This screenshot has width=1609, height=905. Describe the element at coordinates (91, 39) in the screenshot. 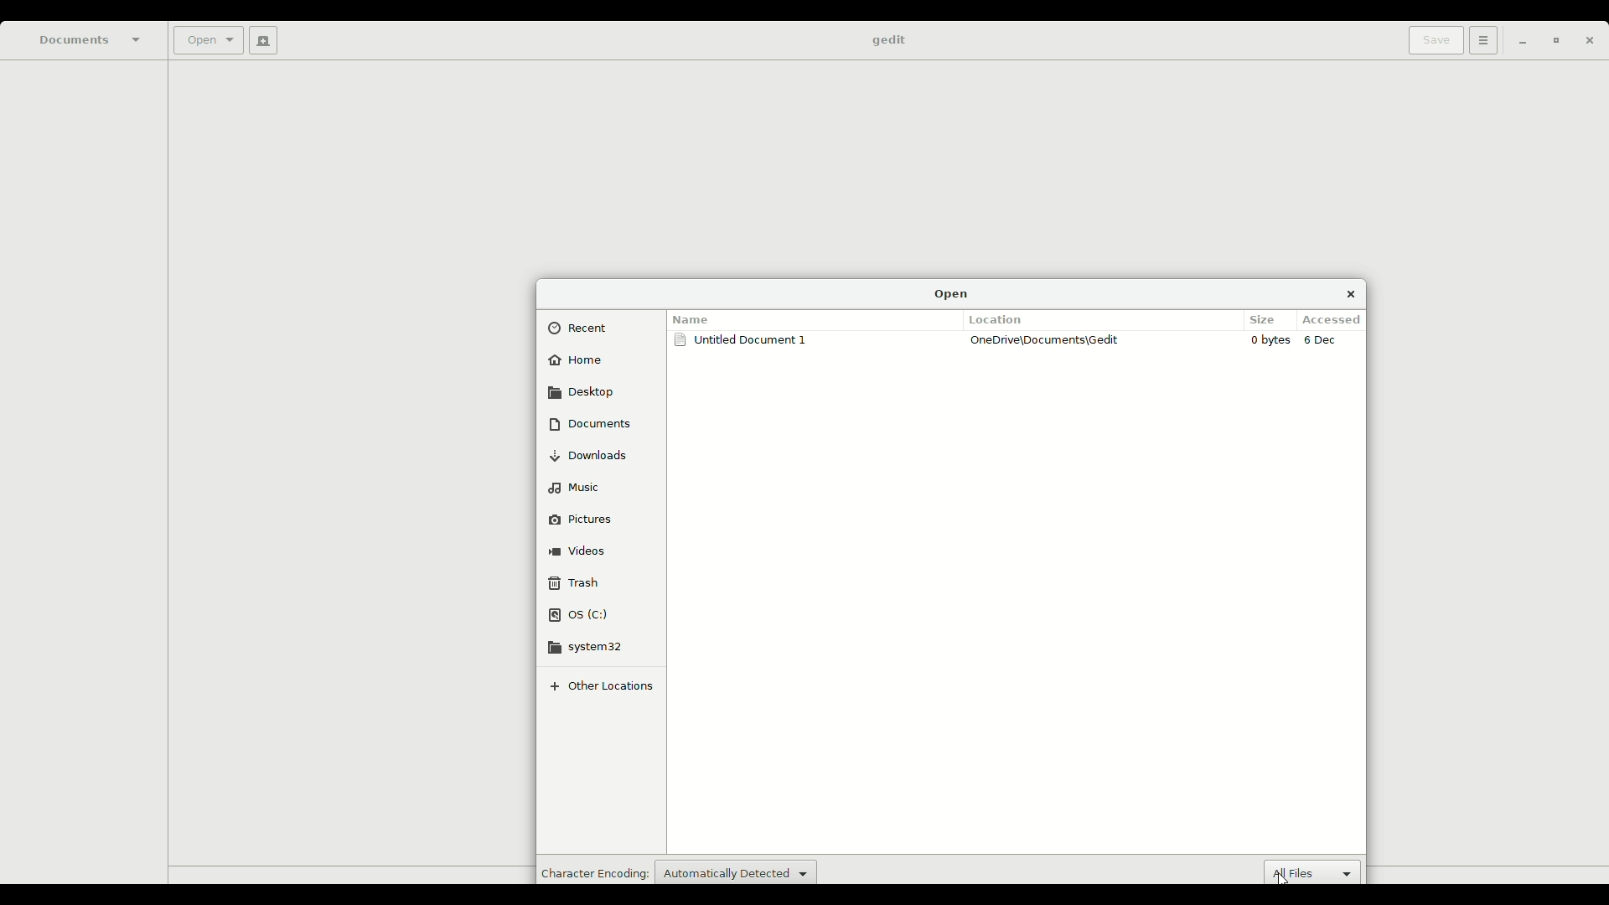

I see `Documents` at that location.